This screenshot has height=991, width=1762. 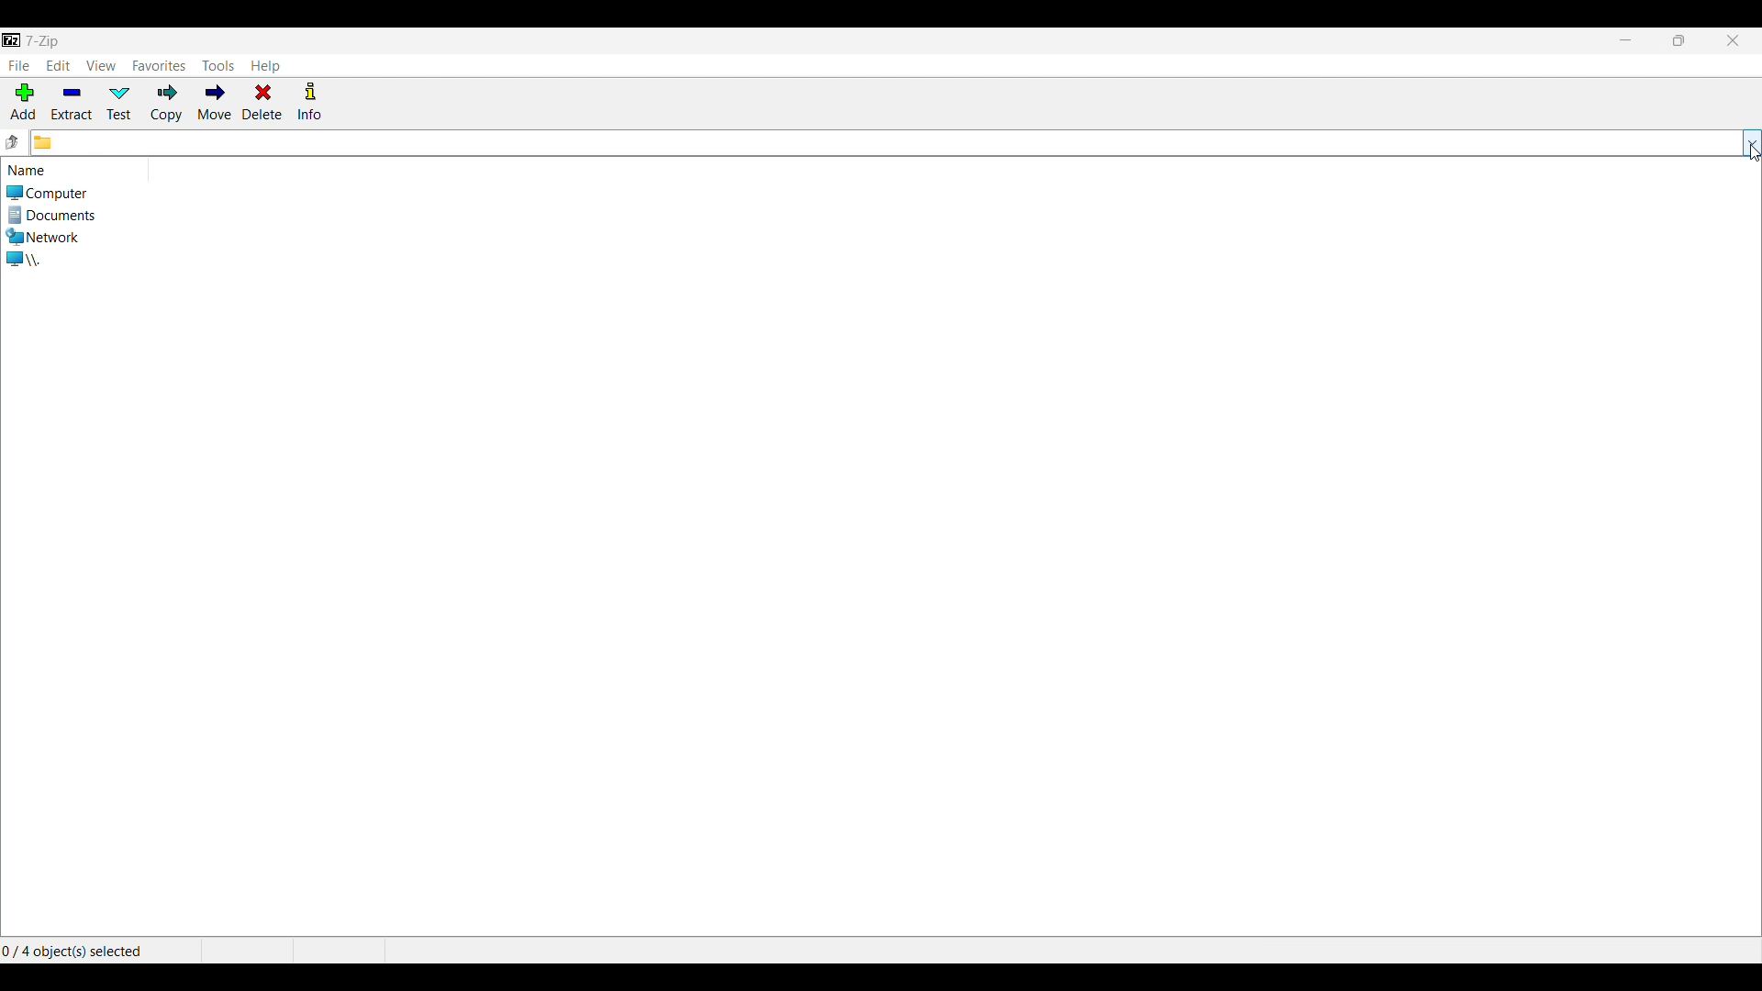 What do you see at coordinates (76, 950) in the screenshot?
I see `Selected items out of the total number of items ` at bounding box center [76, 950].